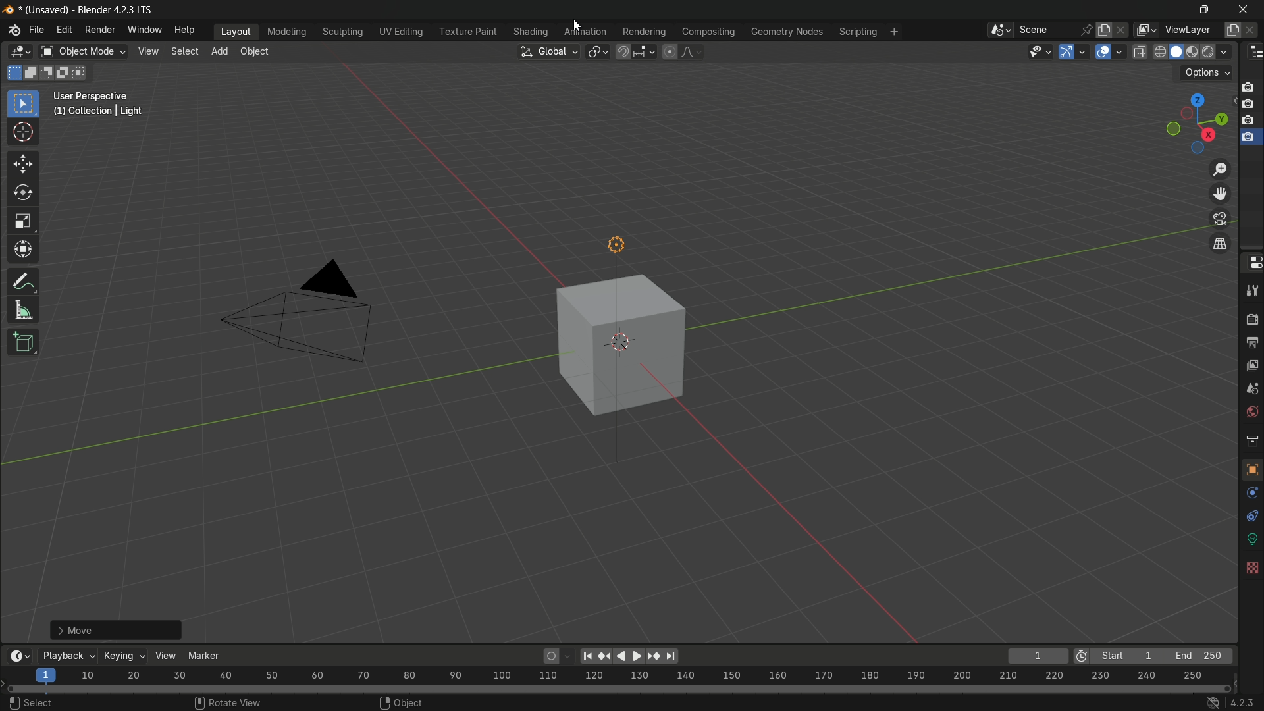 Image resolution: width=1264 pixels, height=711 pixels. I want to click on delete scene, so click(1123, 31).